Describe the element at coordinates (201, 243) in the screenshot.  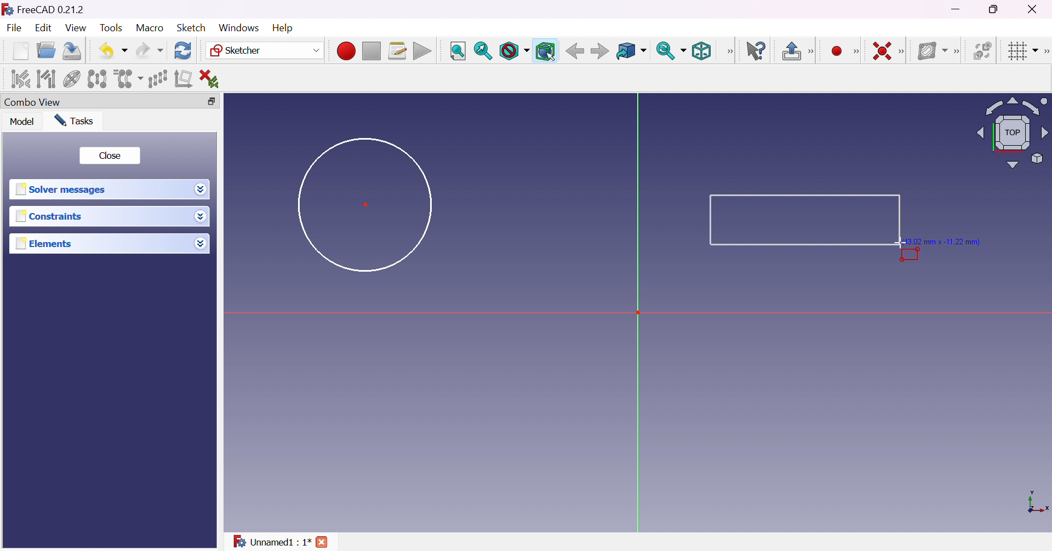
I see `Drop down` at that location.